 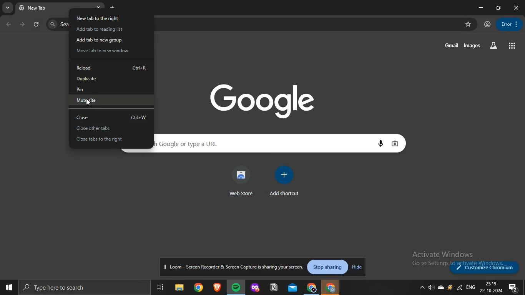 What do you see at coordinates (471, 287) in the screenshot?
I see `english` at bounding box center [471, 287].